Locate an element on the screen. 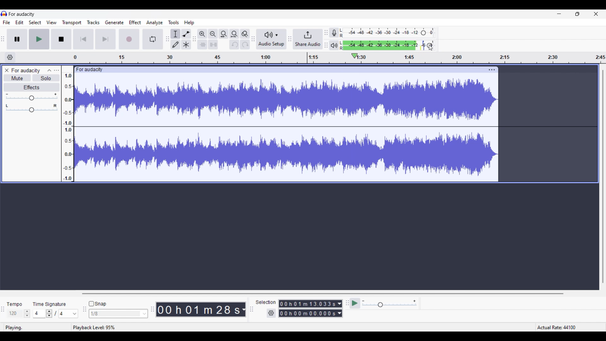 This screenshot has height=341, width=606. Help menu is located at coordinates (189, 23).